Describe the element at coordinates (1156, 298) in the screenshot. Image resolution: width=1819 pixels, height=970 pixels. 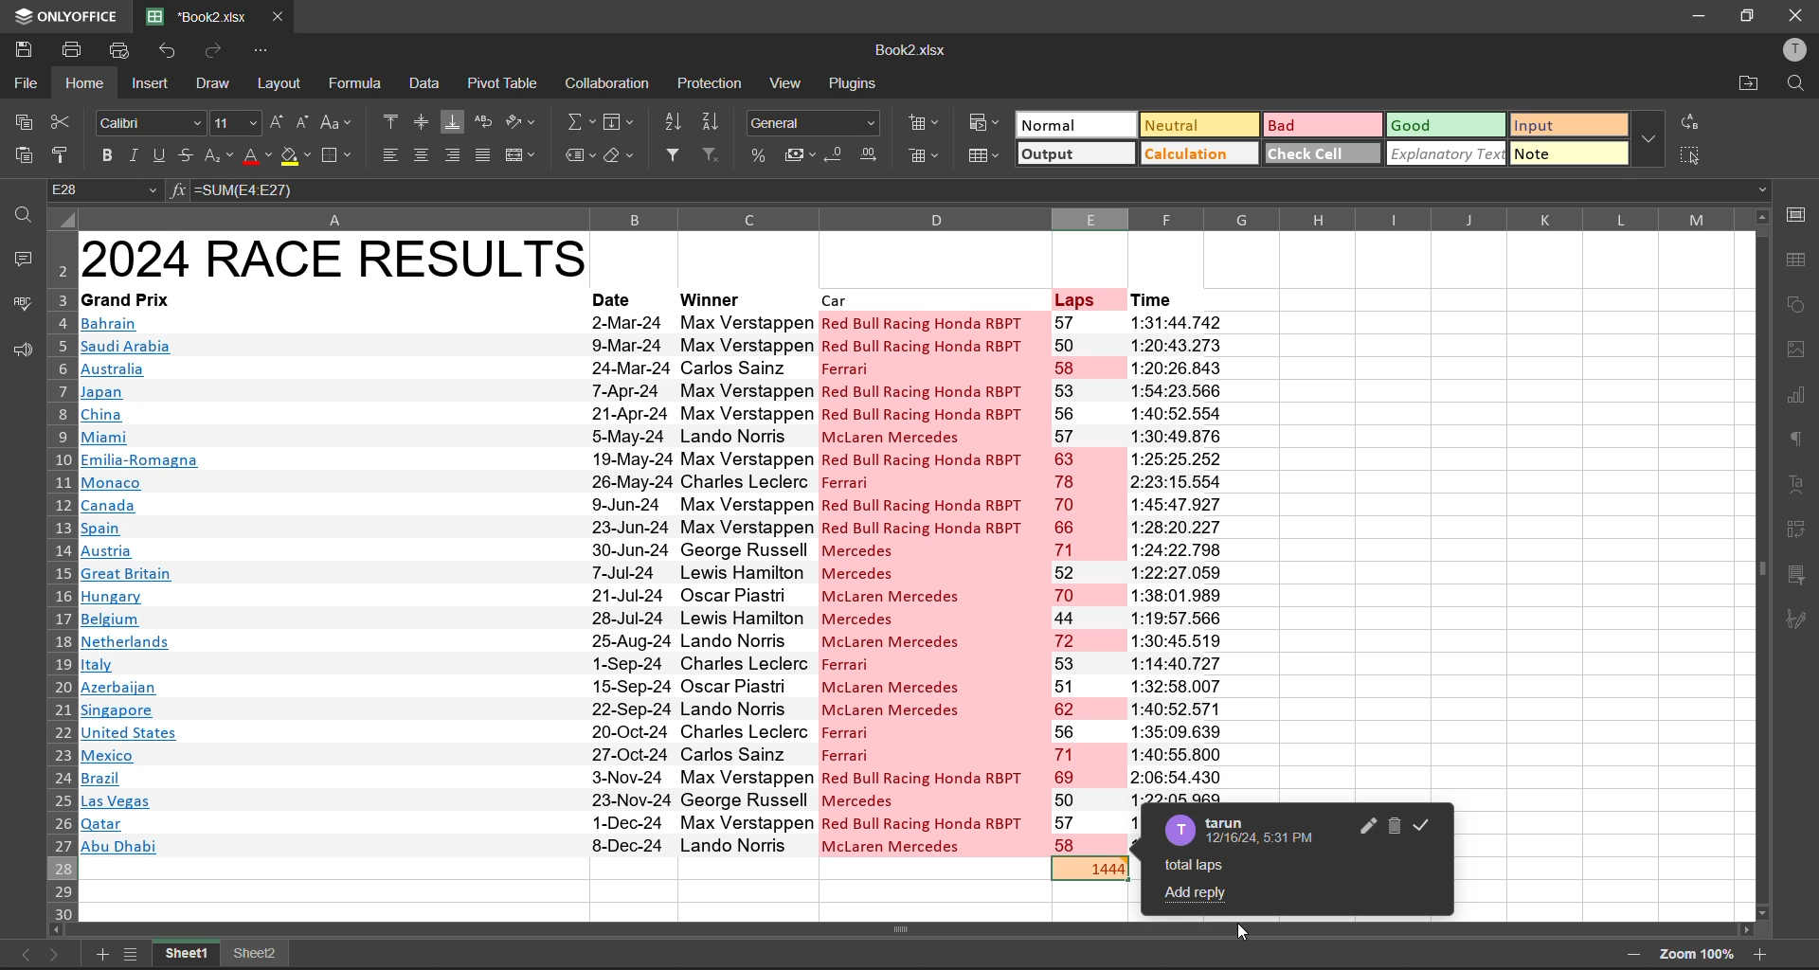
I see `time` at that location.